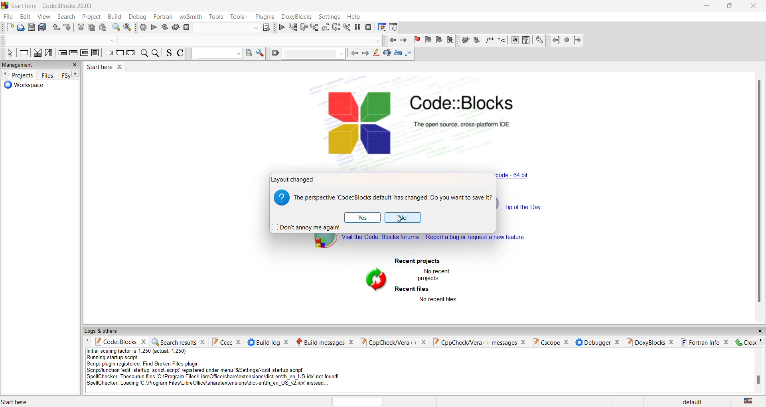 Image resolution: width=766 pixels, height=407 pixels. I want to click on start here tab, so click(99, 67).